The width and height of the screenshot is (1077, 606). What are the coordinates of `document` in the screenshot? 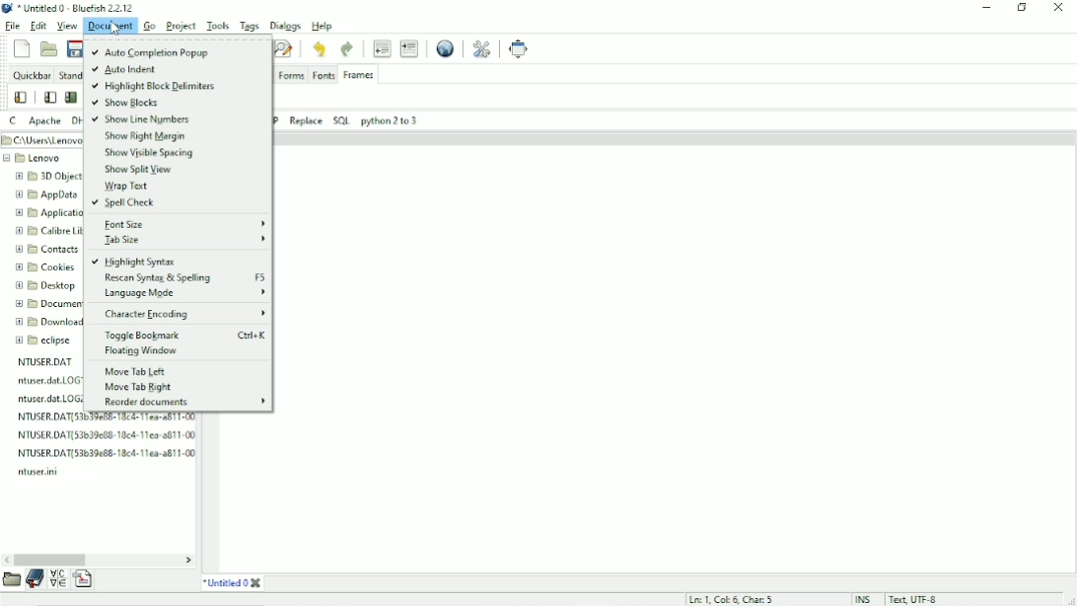 It's located at (111, 27).